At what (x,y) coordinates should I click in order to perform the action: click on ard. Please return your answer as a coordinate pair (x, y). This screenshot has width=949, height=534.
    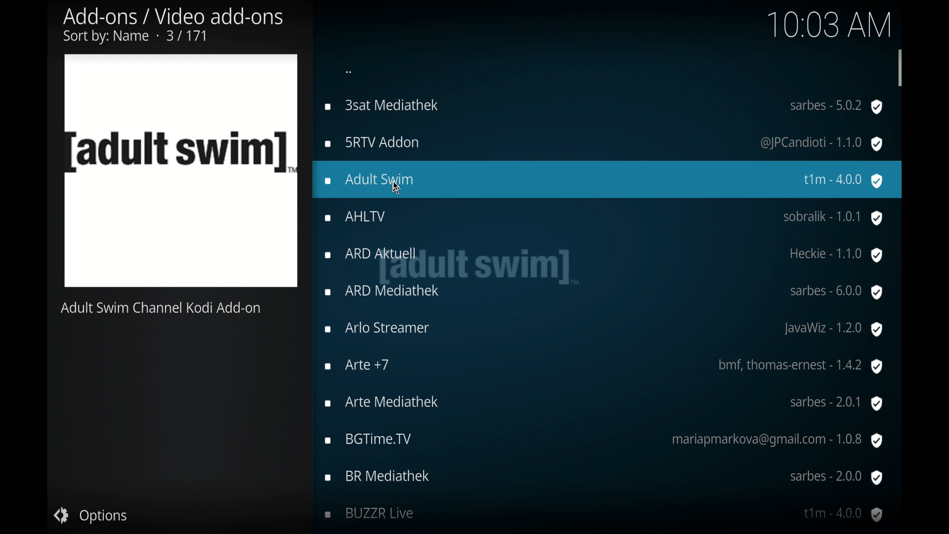
    Looking at the image, I should click on (605, 293).